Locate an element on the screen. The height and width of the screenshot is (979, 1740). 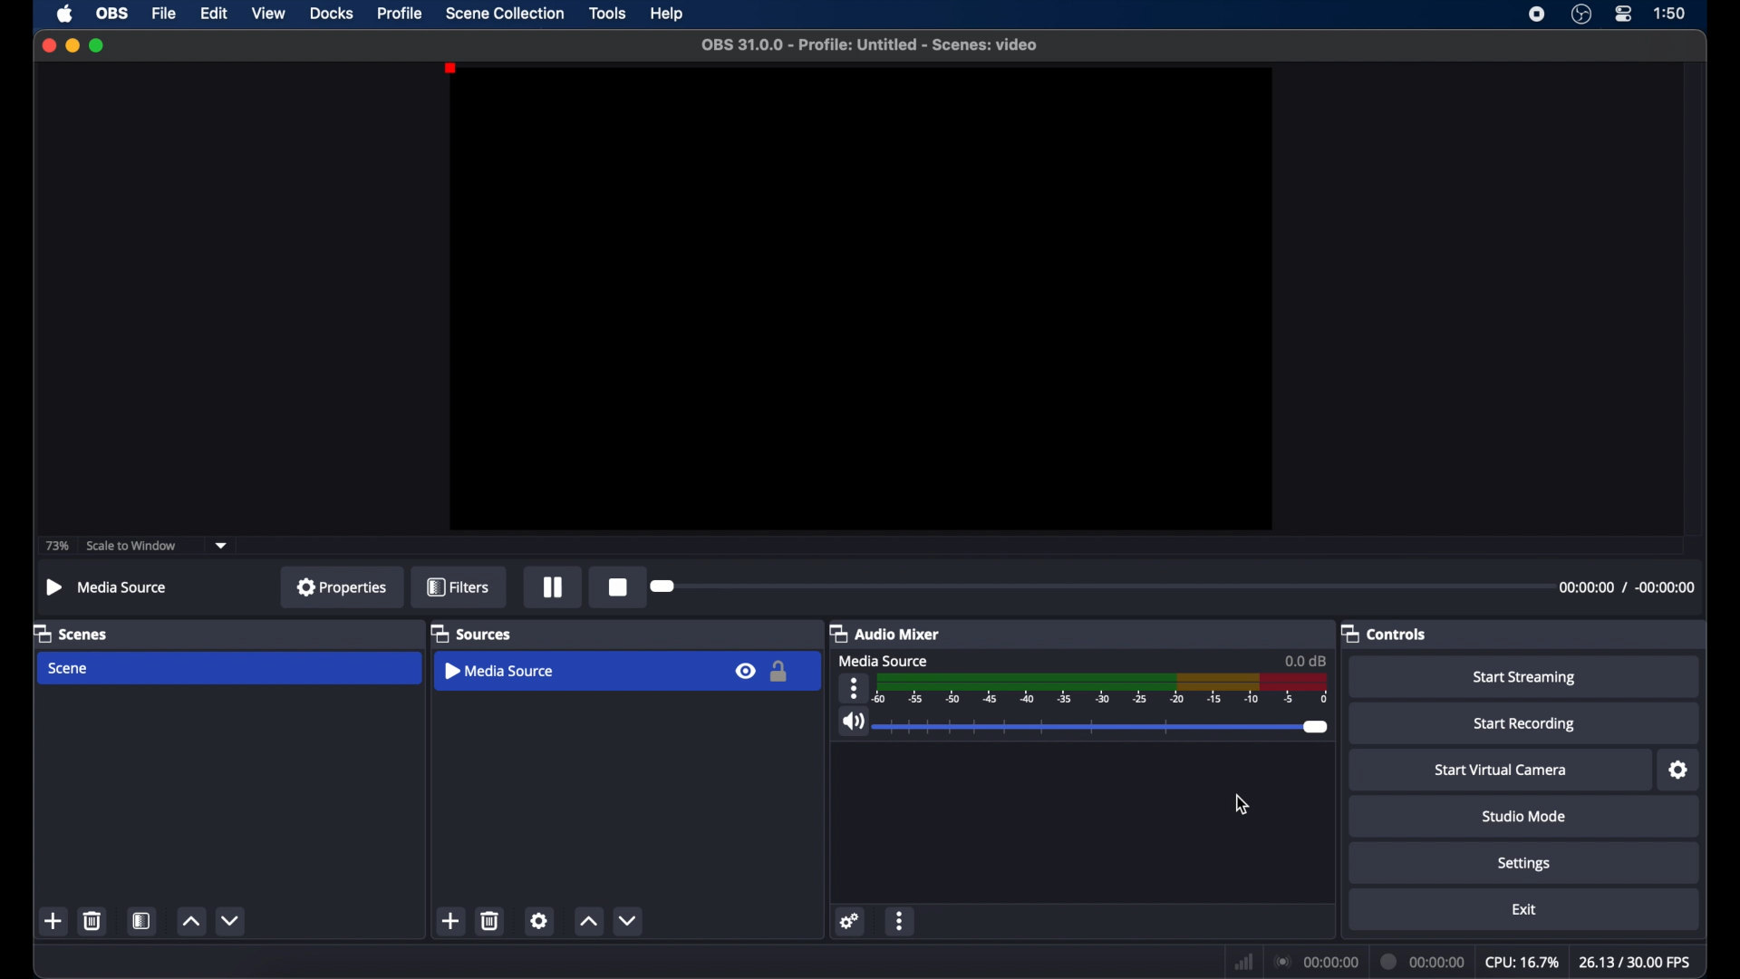
0.0 is located at coordinates (1305, 660).